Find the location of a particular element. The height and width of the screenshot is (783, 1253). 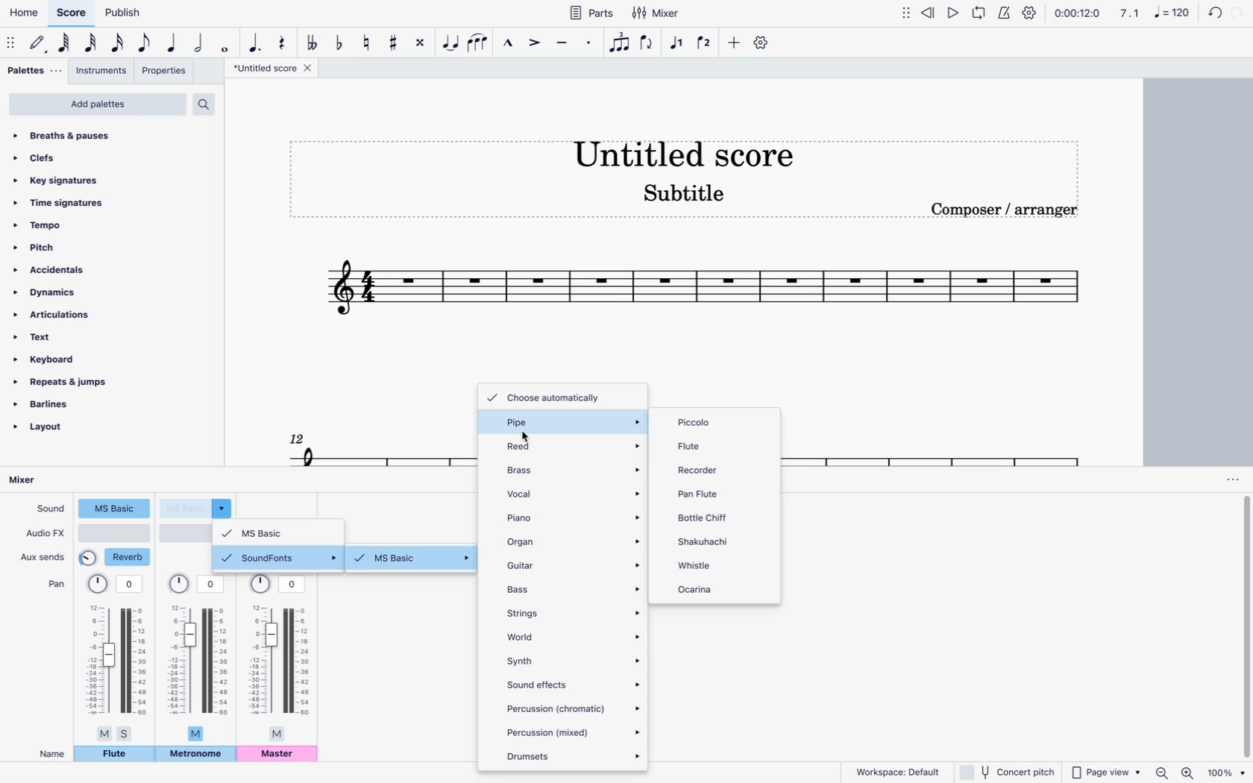

pan flute is located at coordinates (708, 494).